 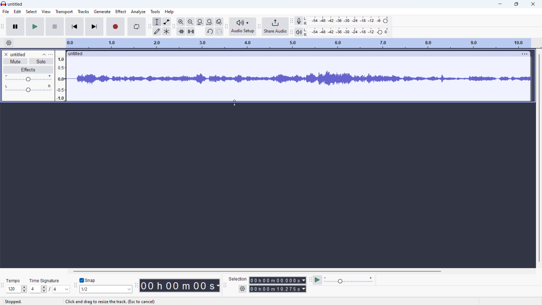 I want to click on tracks, so click(x=83, y=12).